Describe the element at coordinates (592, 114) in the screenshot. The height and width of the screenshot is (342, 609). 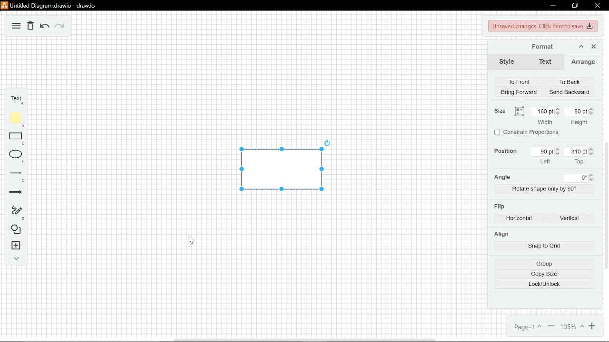
I see `Decrease height` at that location.